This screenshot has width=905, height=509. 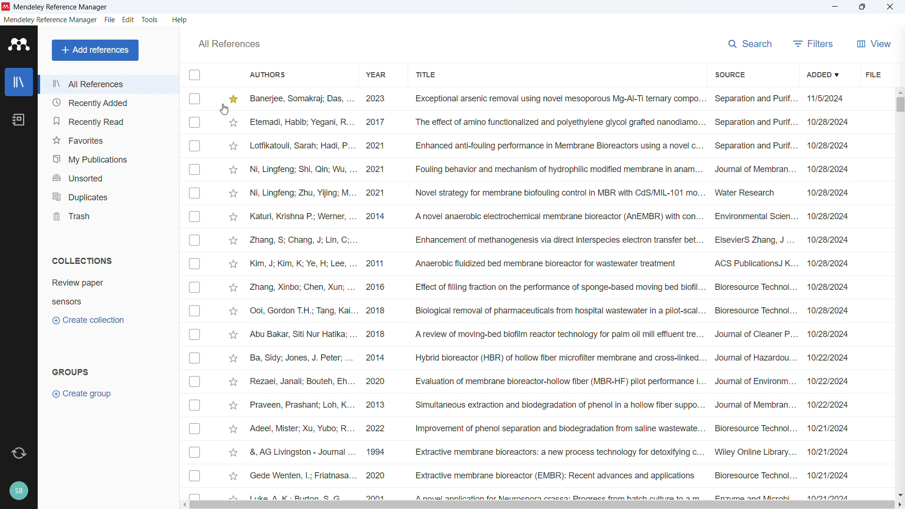 I want to click on Cursor , so click(x=224, y=110).